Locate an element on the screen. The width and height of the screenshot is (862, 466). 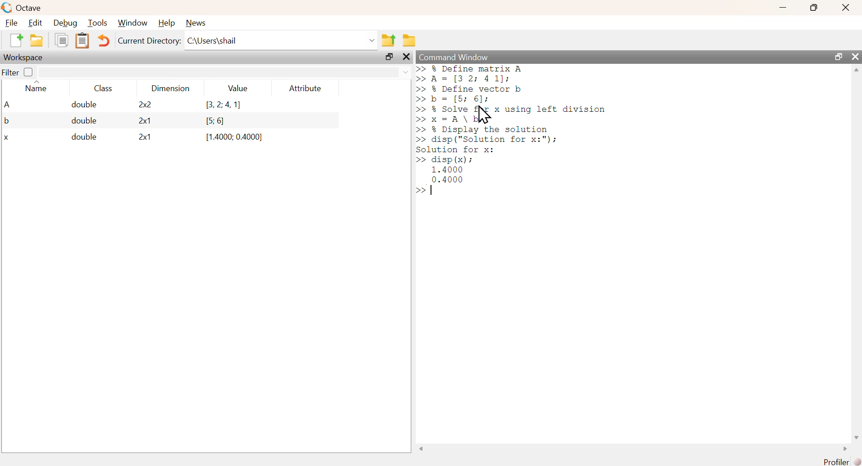
value is located at coordinates (237, 88).